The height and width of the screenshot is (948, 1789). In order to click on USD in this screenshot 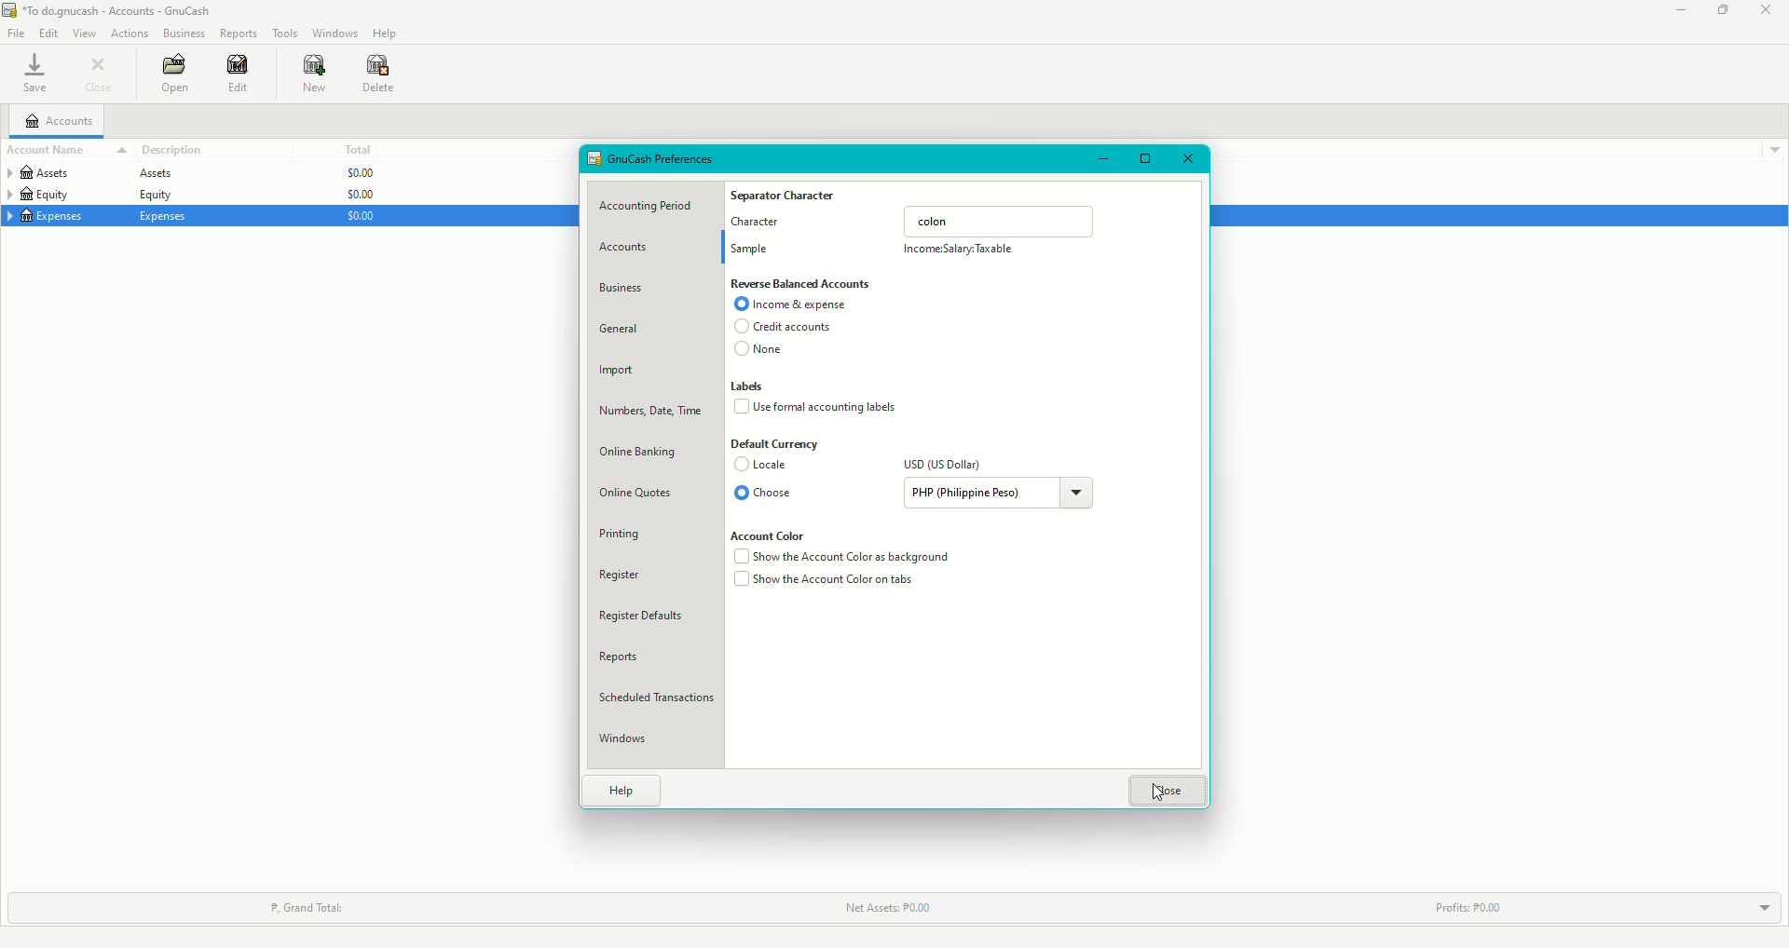, I will do `click(944, 465)`.